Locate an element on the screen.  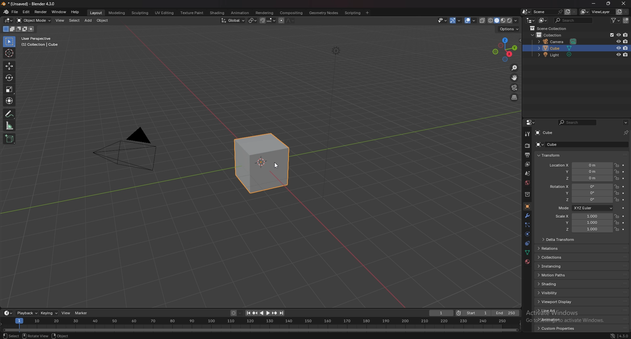
select is located at coordinates (11, 336).